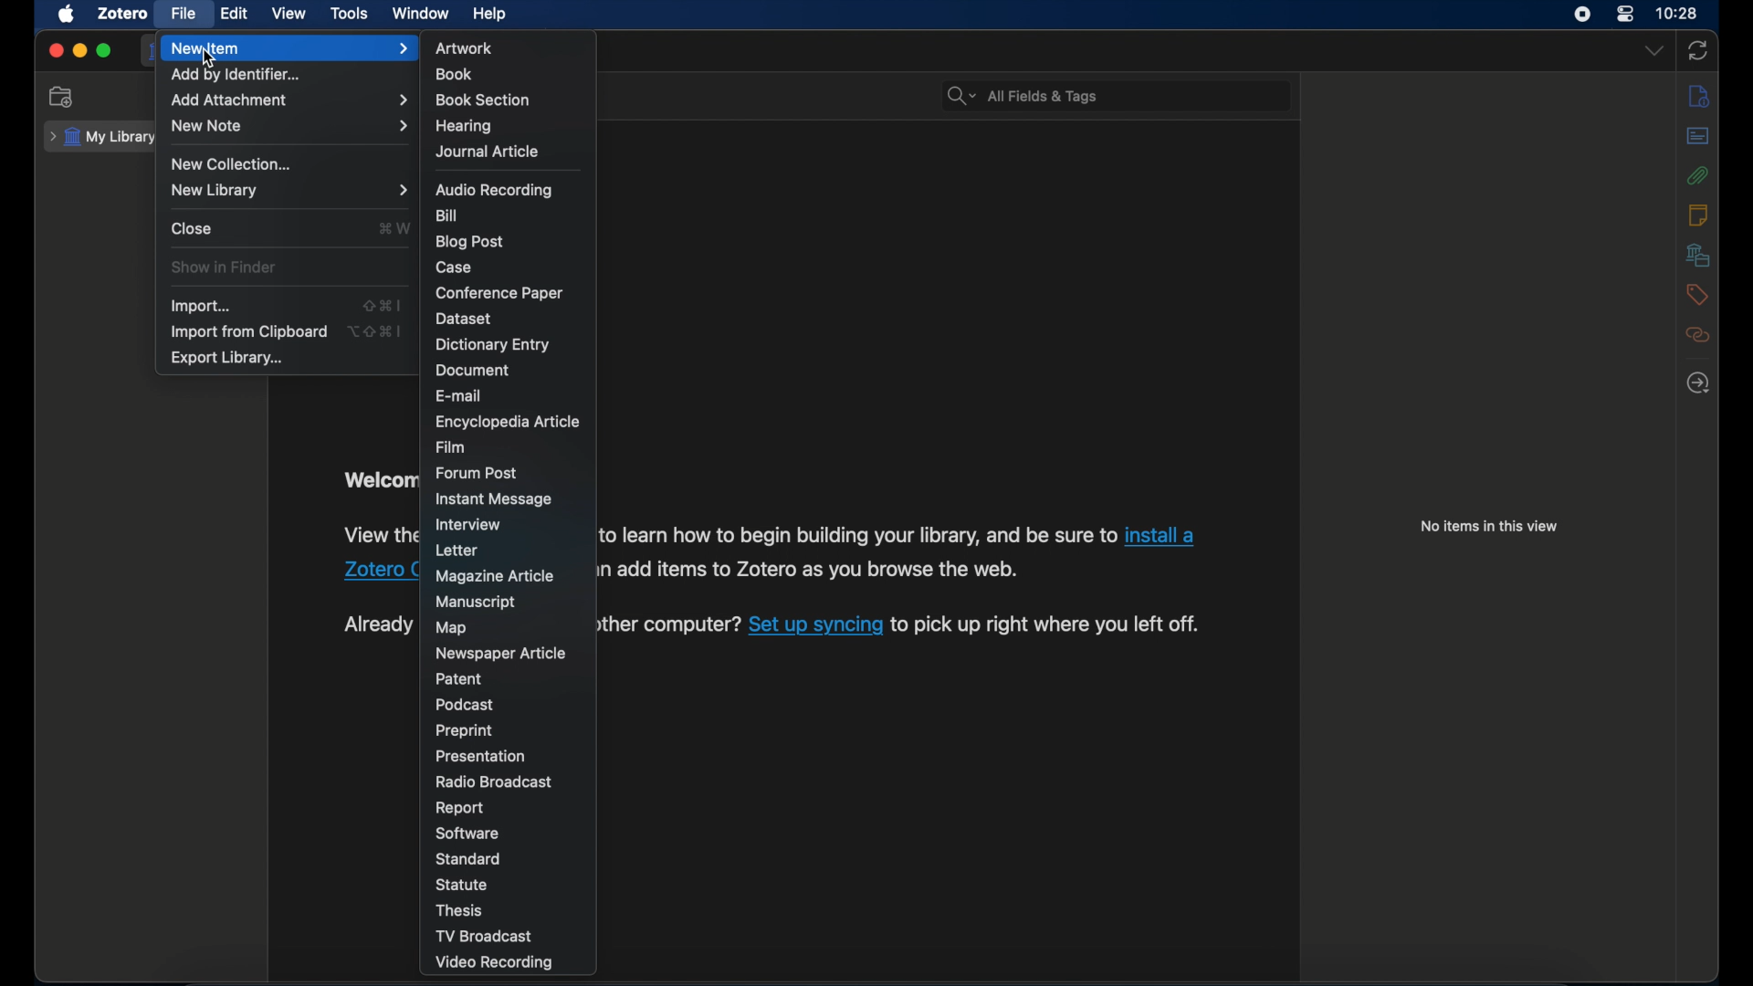 This screenshot has height=986, width=1753. Describe the element at coordinates (1698, 51) in the screenshot. I see `sync` at that location.